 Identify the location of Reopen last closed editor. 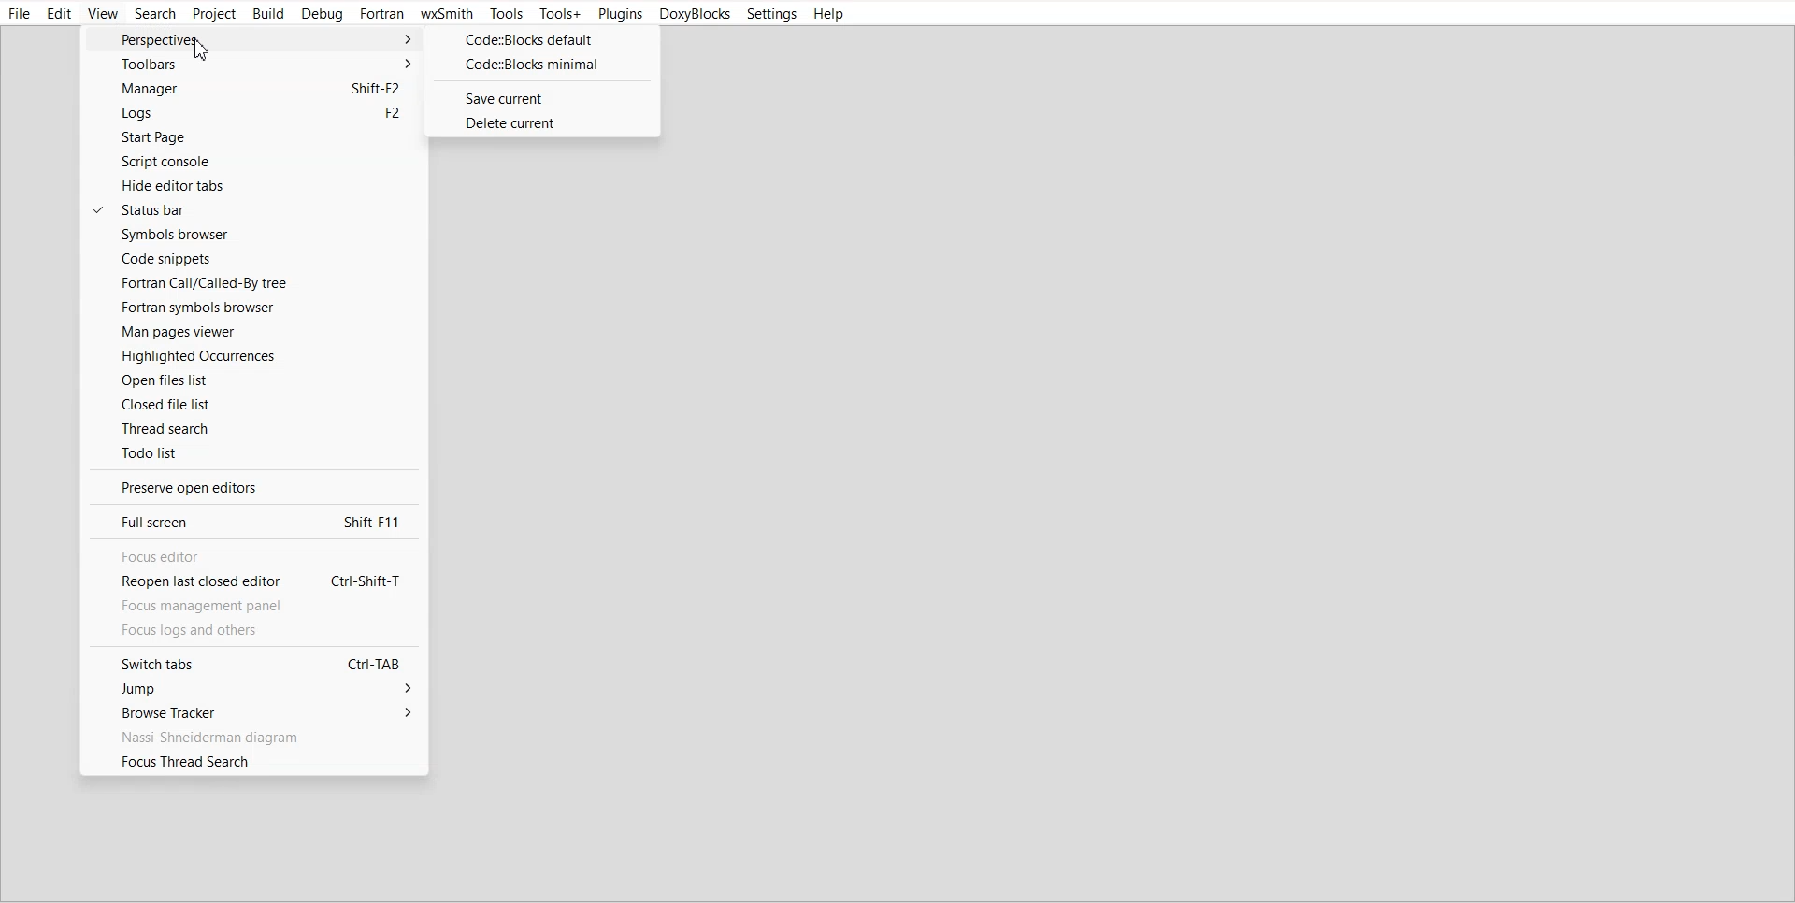
(248, 583).